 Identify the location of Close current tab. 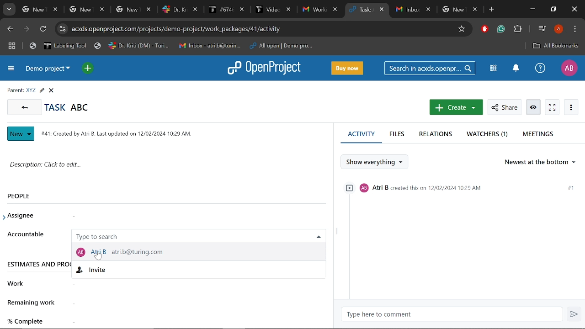
(383, 11).